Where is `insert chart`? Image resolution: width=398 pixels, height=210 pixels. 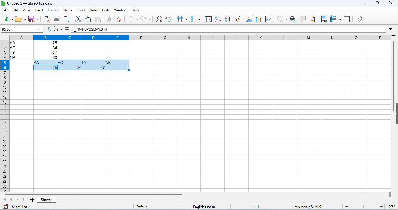 insert chart is located at coordinates (259, 19).